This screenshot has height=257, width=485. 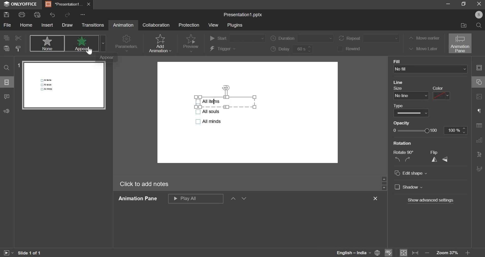 What do you see at coordinates (370, 38) in the screenshot?
I see `repeat` at bounding box center [370, 38].